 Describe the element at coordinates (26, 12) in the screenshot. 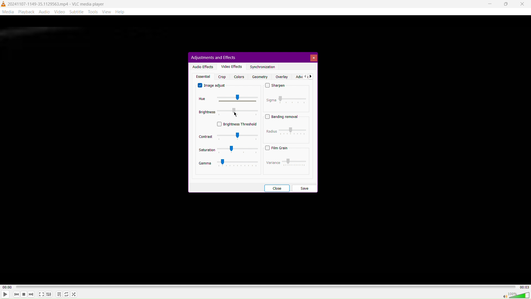

I see `Playback` at that location.